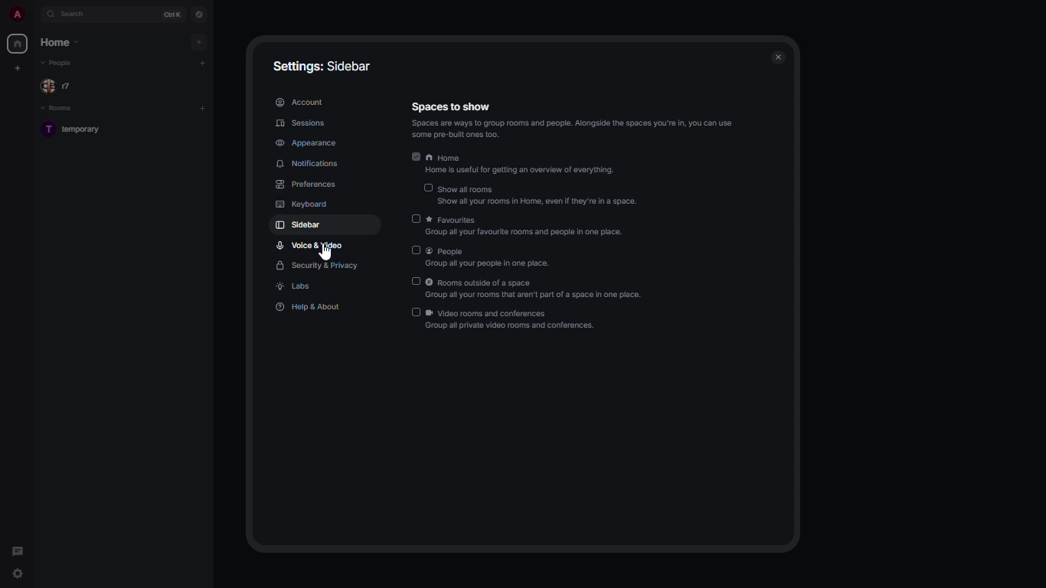  I want to click on rooms, so click(61, 107).